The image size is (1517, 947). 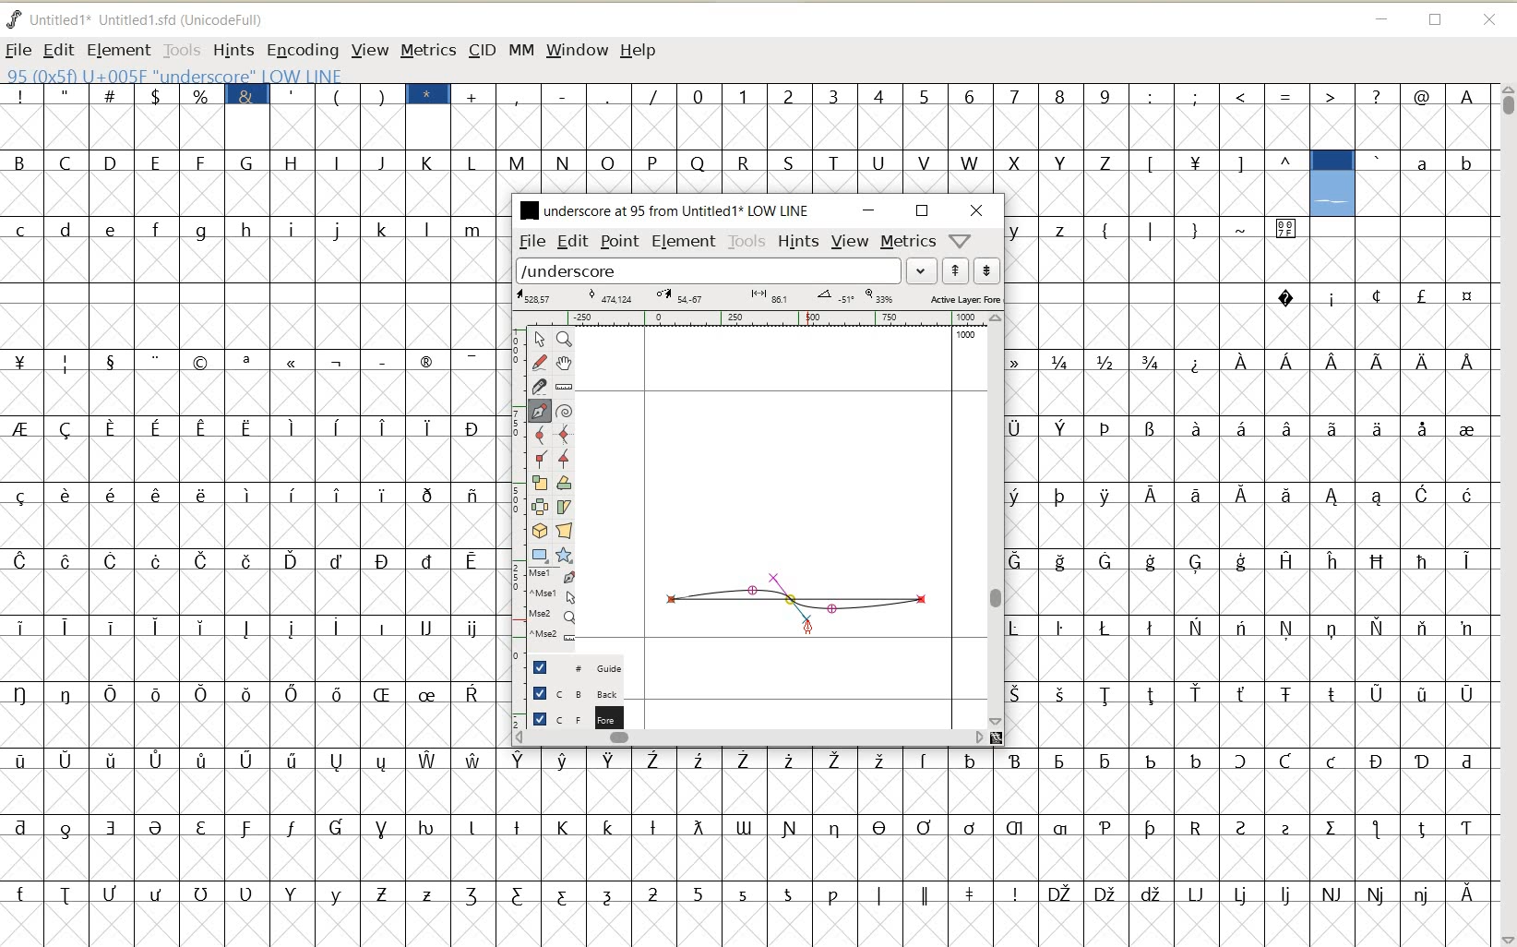 I want to click on perform a perspective transformation on the selection, so click(x=564, y=531).